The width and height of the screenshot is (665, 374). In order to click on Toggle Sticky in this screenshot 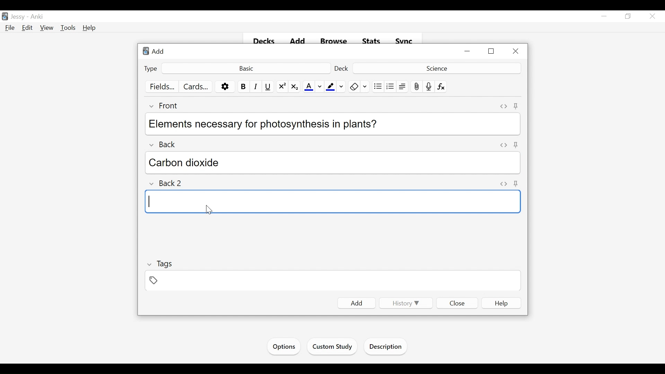, I will do `click(516, 184)`.